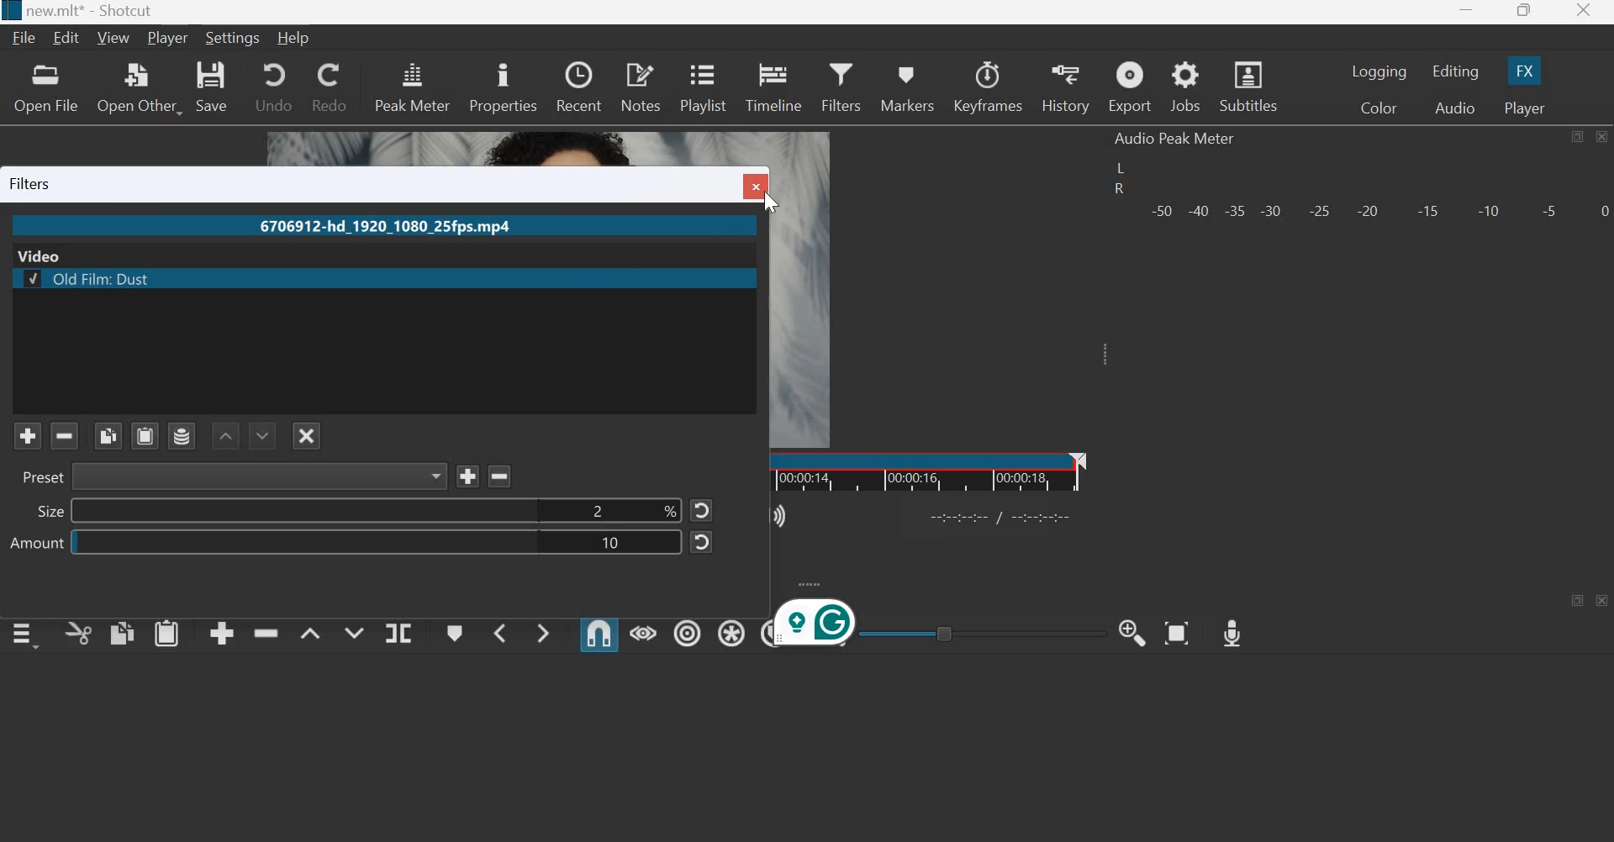  I want to click on copy, so click(123, 632).